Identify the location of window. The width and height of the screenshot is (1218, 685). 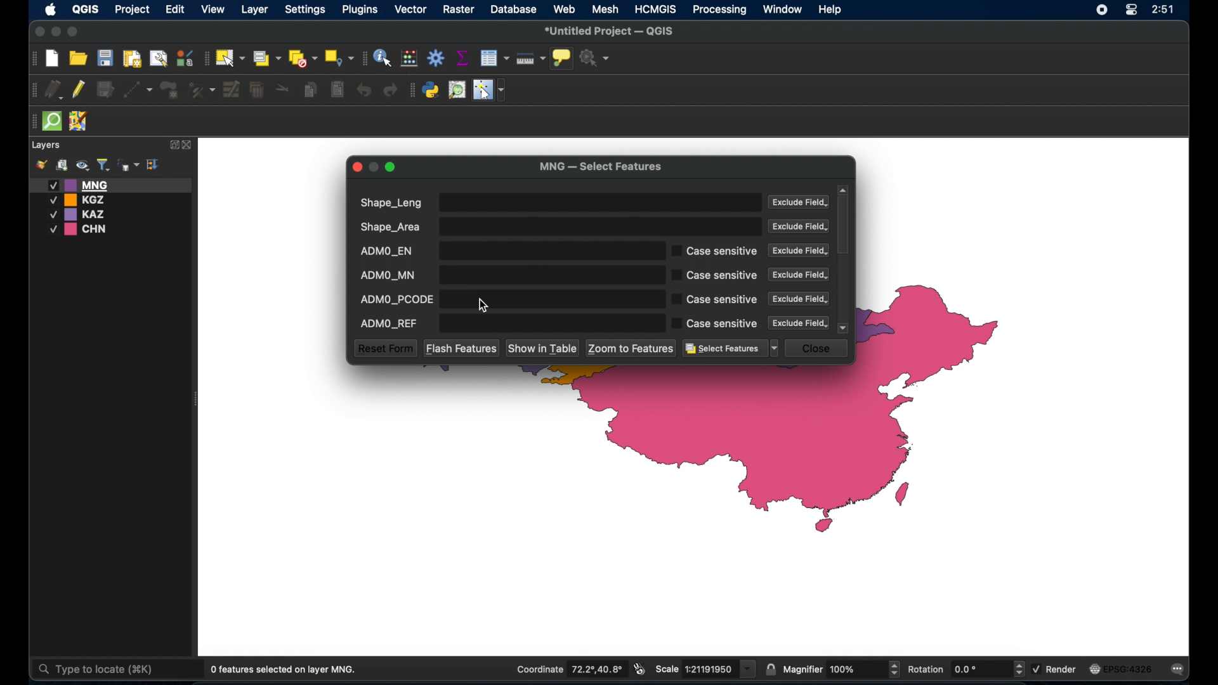
(783, 10).